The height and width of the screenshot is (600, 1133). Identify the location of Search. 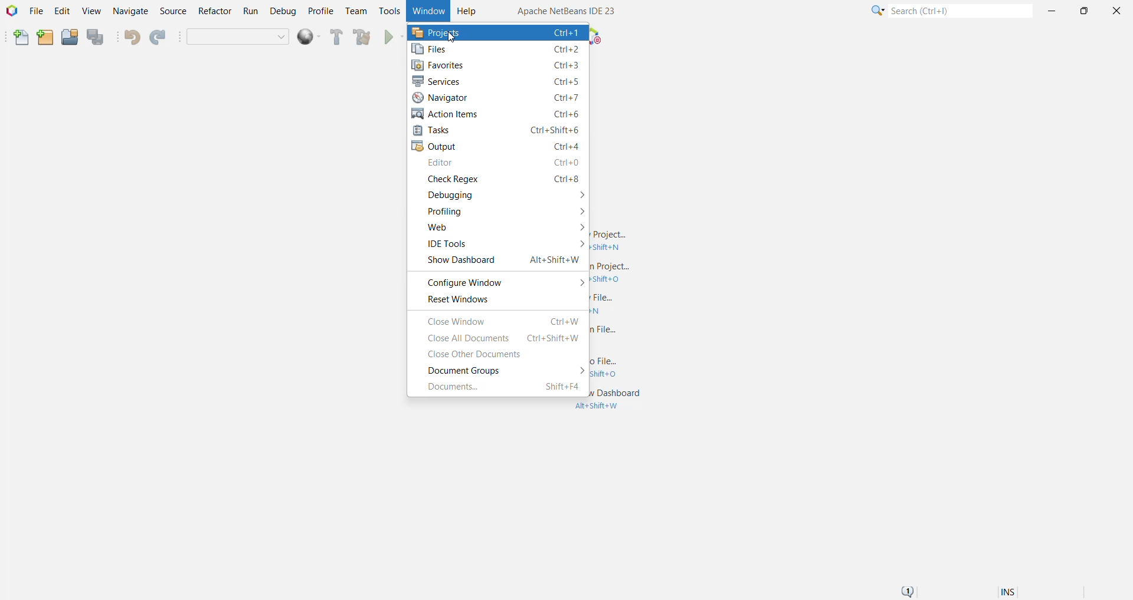
(959, 12).